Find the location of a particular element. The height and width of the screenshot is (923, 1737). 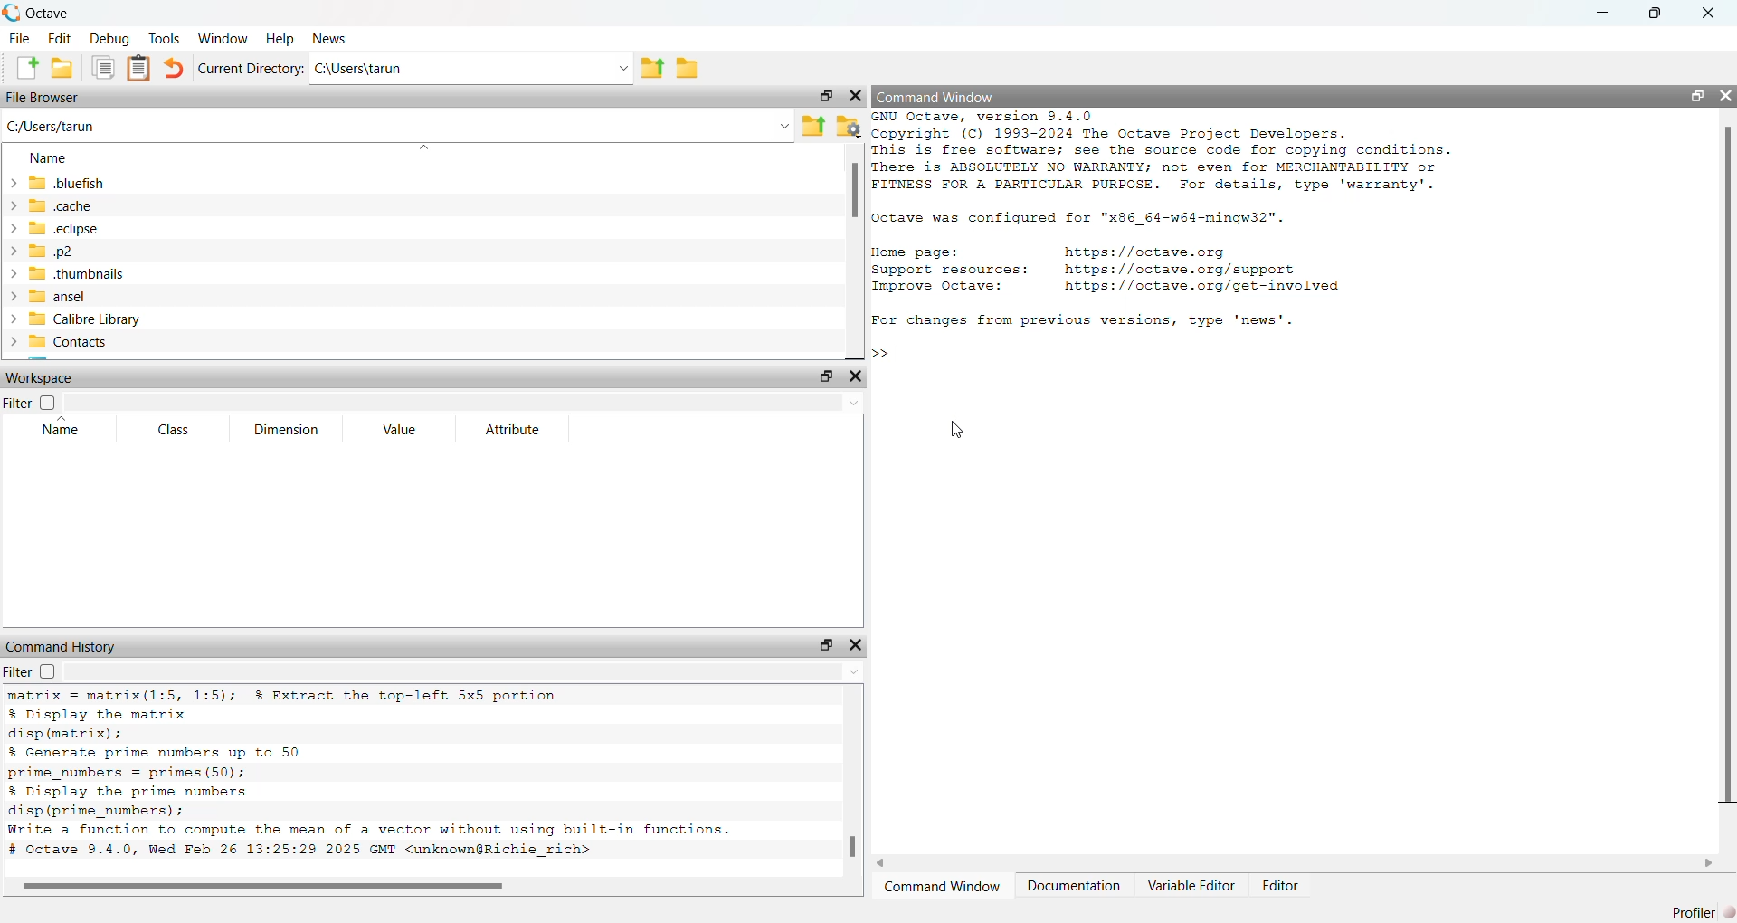

folder settings is located at coordinates (850, 128).